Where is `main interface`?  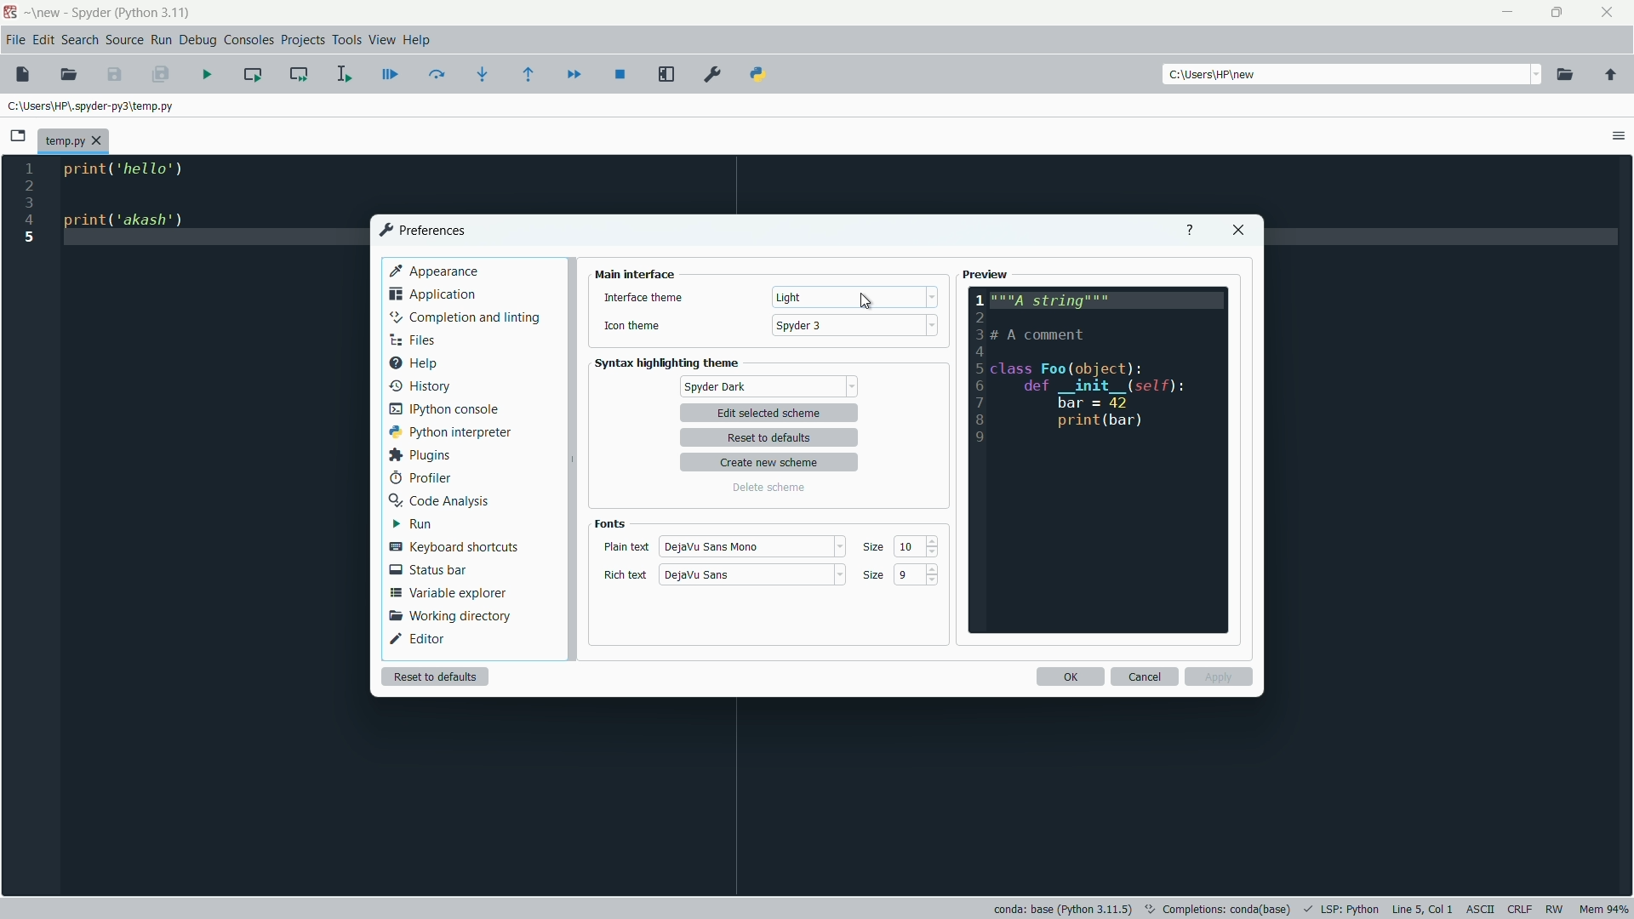 main interface is located at coordinates (636, 274).